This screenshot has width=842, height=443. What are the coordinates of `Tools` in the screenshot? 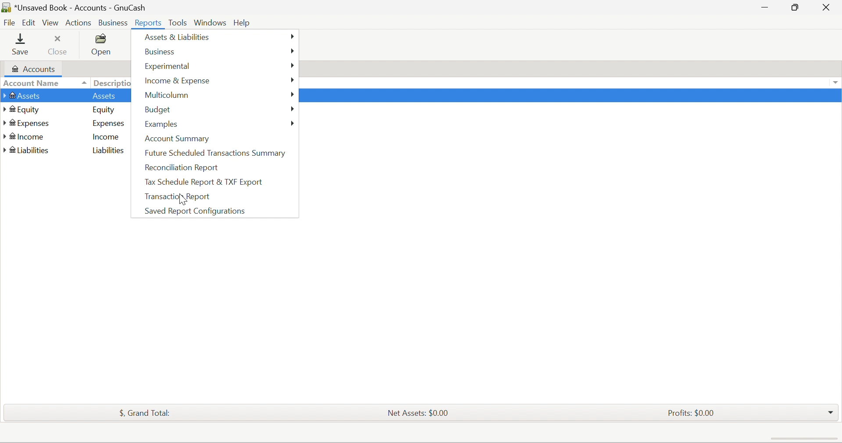 It's located at (177, 22).